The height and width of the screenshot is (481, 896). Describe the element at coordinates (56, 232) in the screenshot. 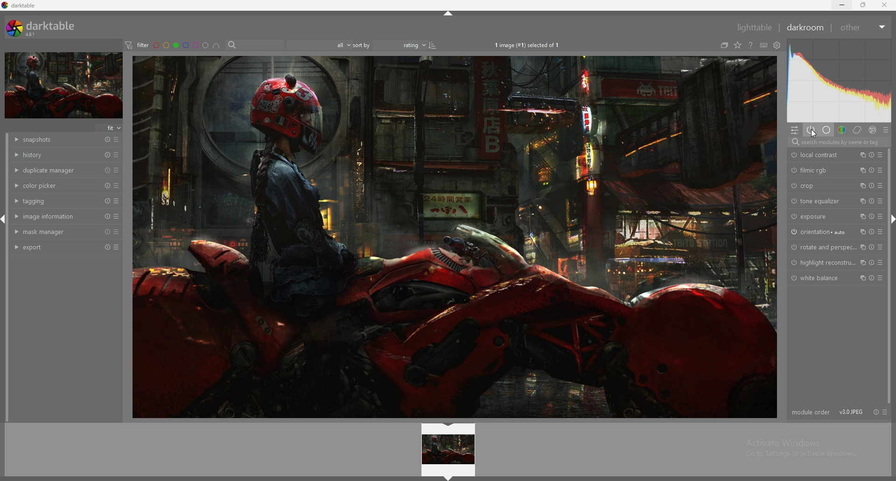

I see `mask manager` at that location.